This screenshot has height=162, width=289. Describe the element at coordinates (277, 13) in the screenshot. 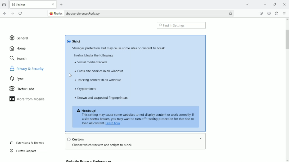

I see `extensions` at that location.